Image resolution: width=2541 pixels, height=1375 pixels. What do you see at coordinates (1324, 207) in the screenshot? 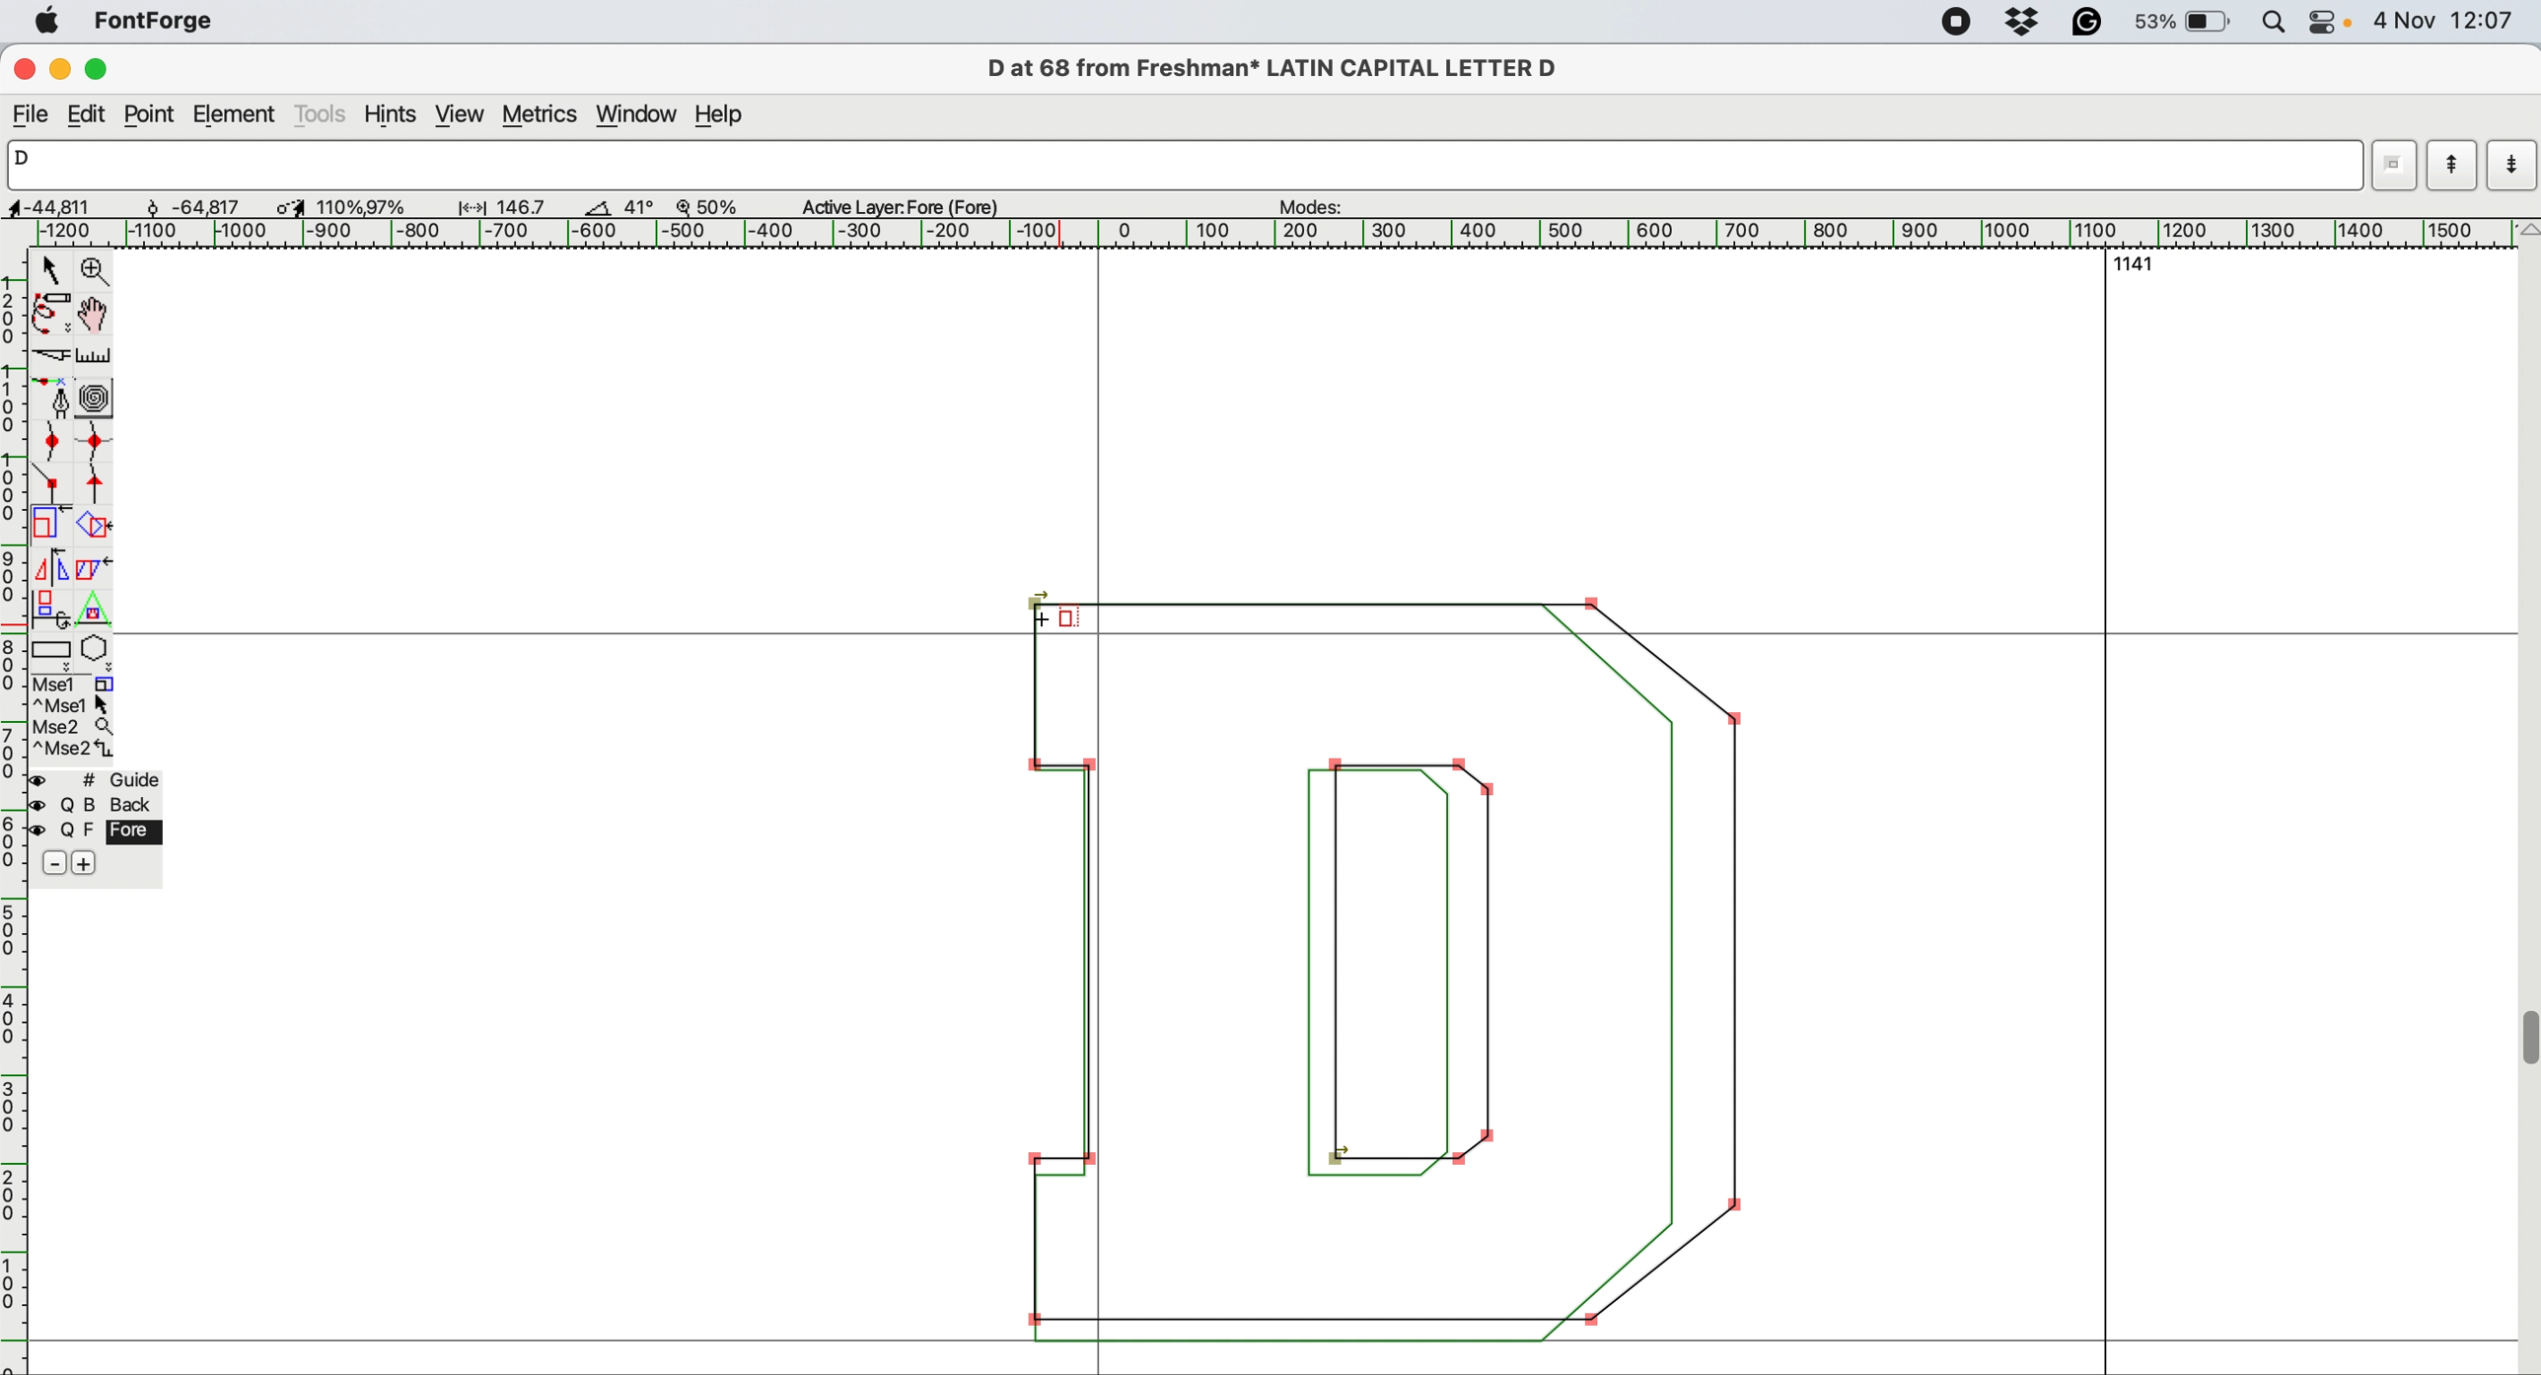
I see `modes` at bounding box center [1324, 207].